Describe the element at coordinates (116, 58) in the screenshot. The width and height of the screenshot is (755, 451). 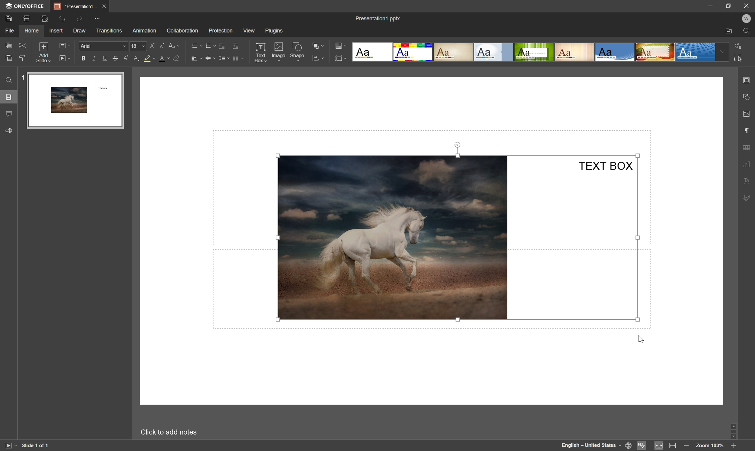
I see `strikethrough` at that location.